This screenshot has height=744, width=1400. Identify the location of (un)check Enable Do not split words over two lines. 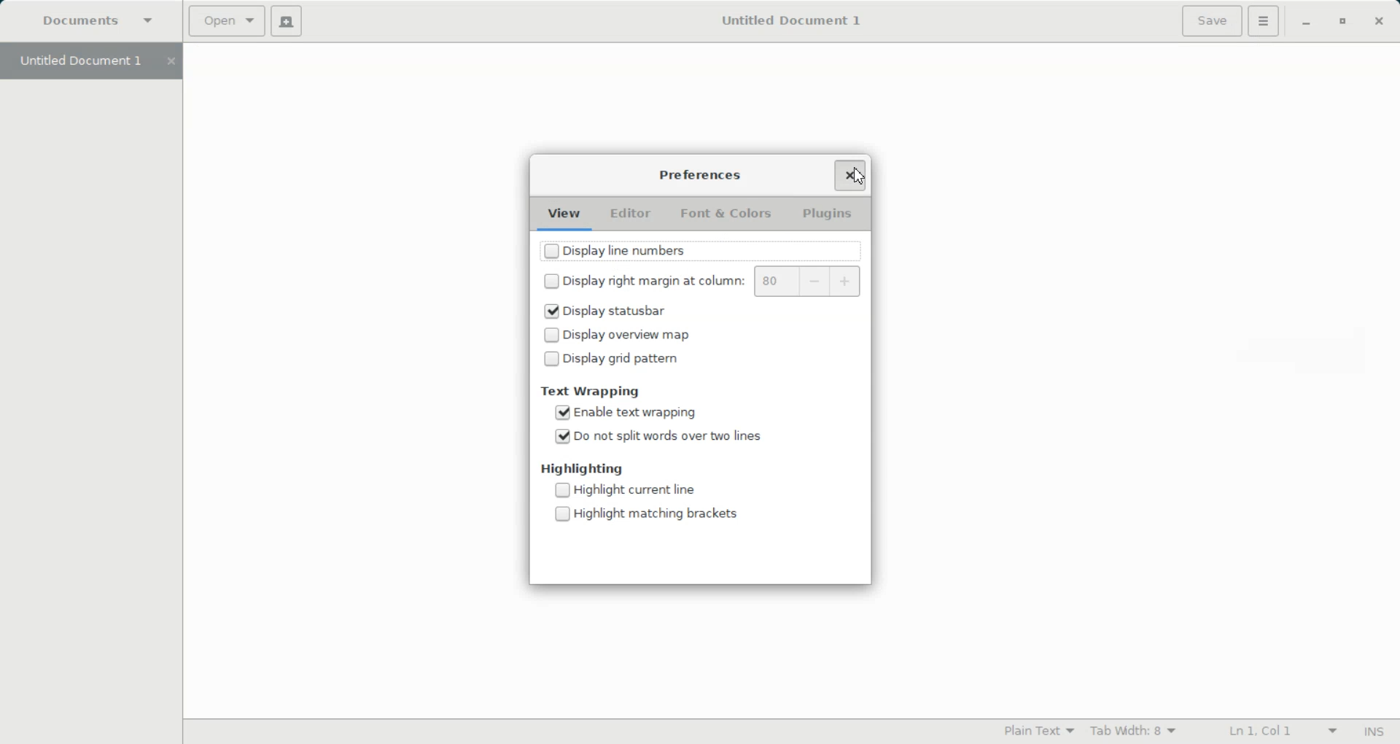
(658, 435).